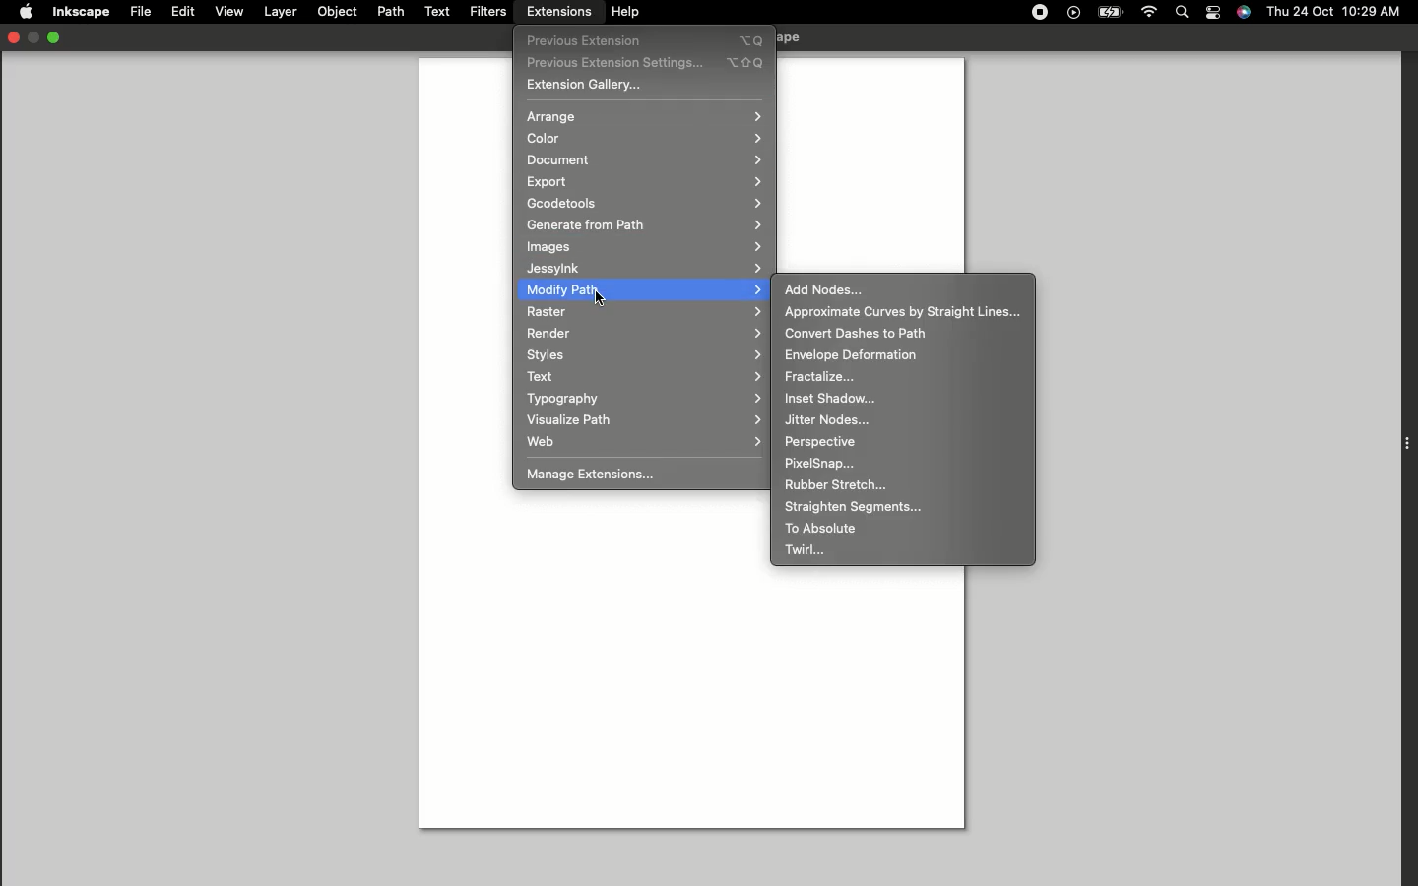 The height and width of the screenshot is (886, 1418). Describe the element at coordinates (233, 12) in the screenshot. I see `View` at that location.